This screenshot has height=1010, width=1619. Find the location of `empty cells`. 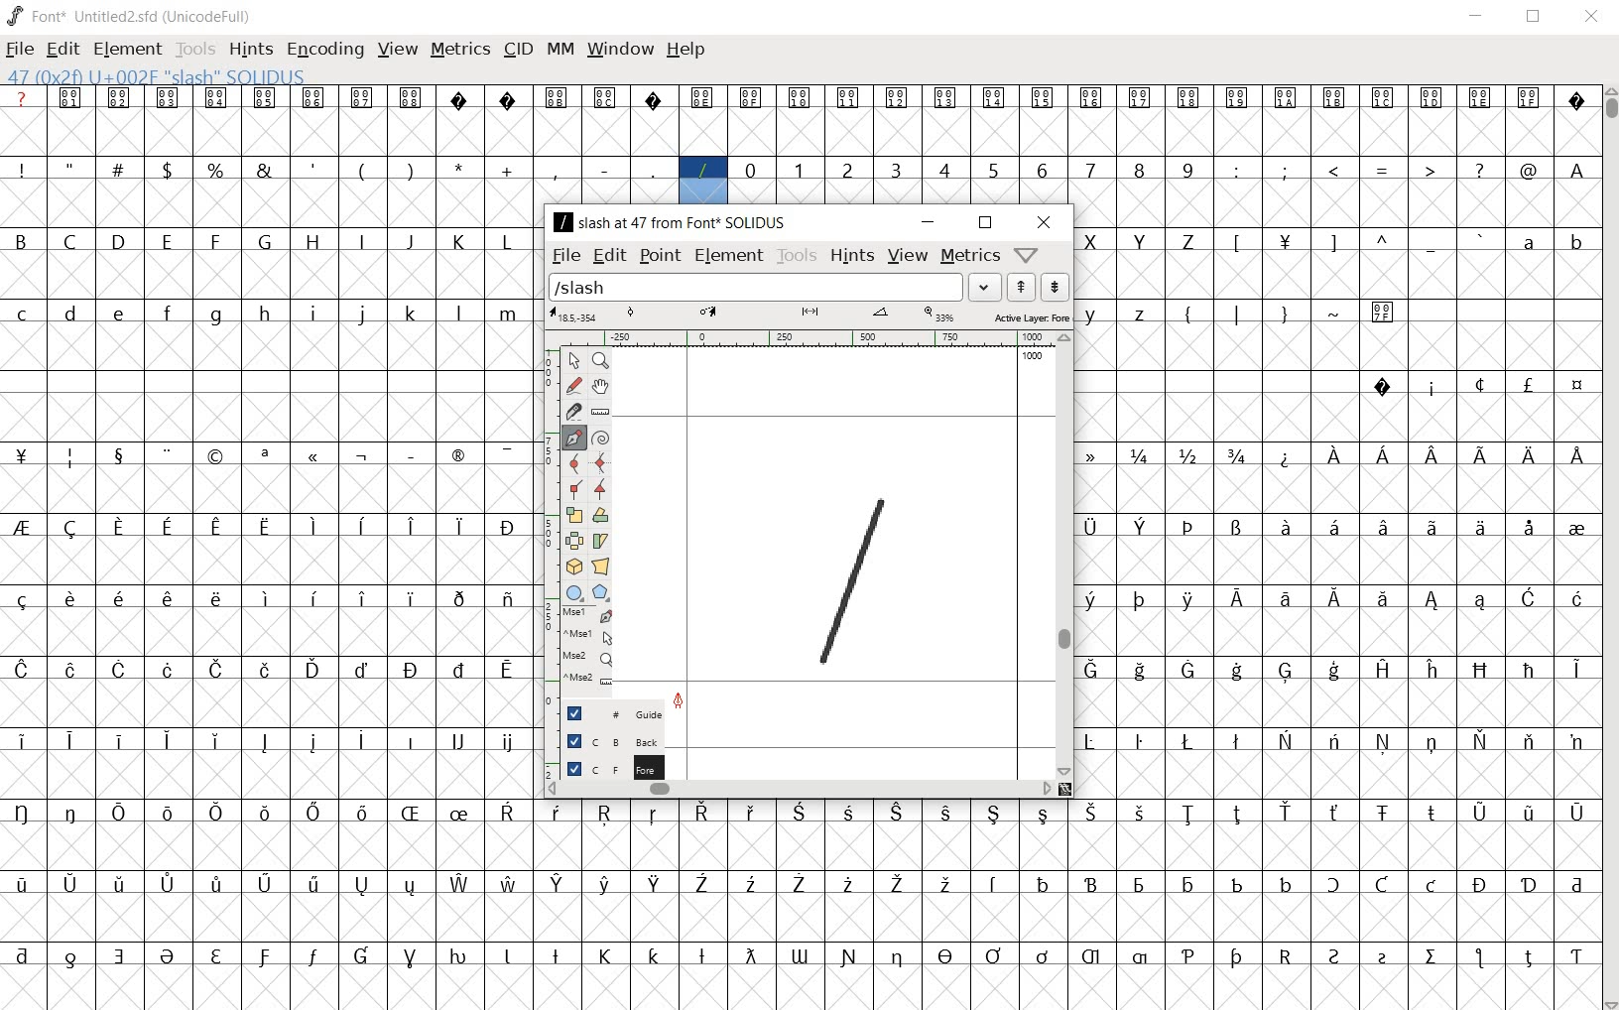

empty cells is located at coordinates (272, 562).